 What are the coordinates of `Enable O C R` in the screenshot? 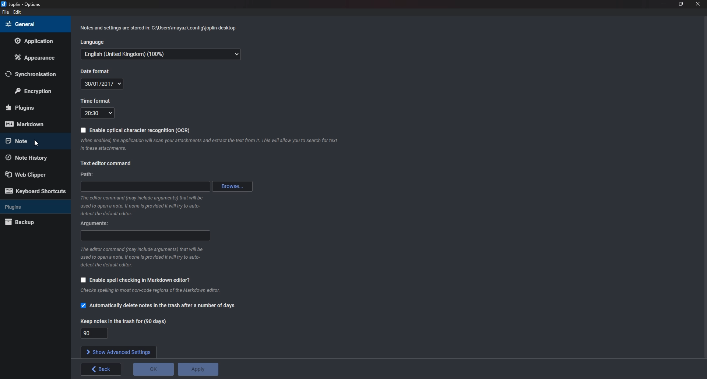 It's located at (136, 131).